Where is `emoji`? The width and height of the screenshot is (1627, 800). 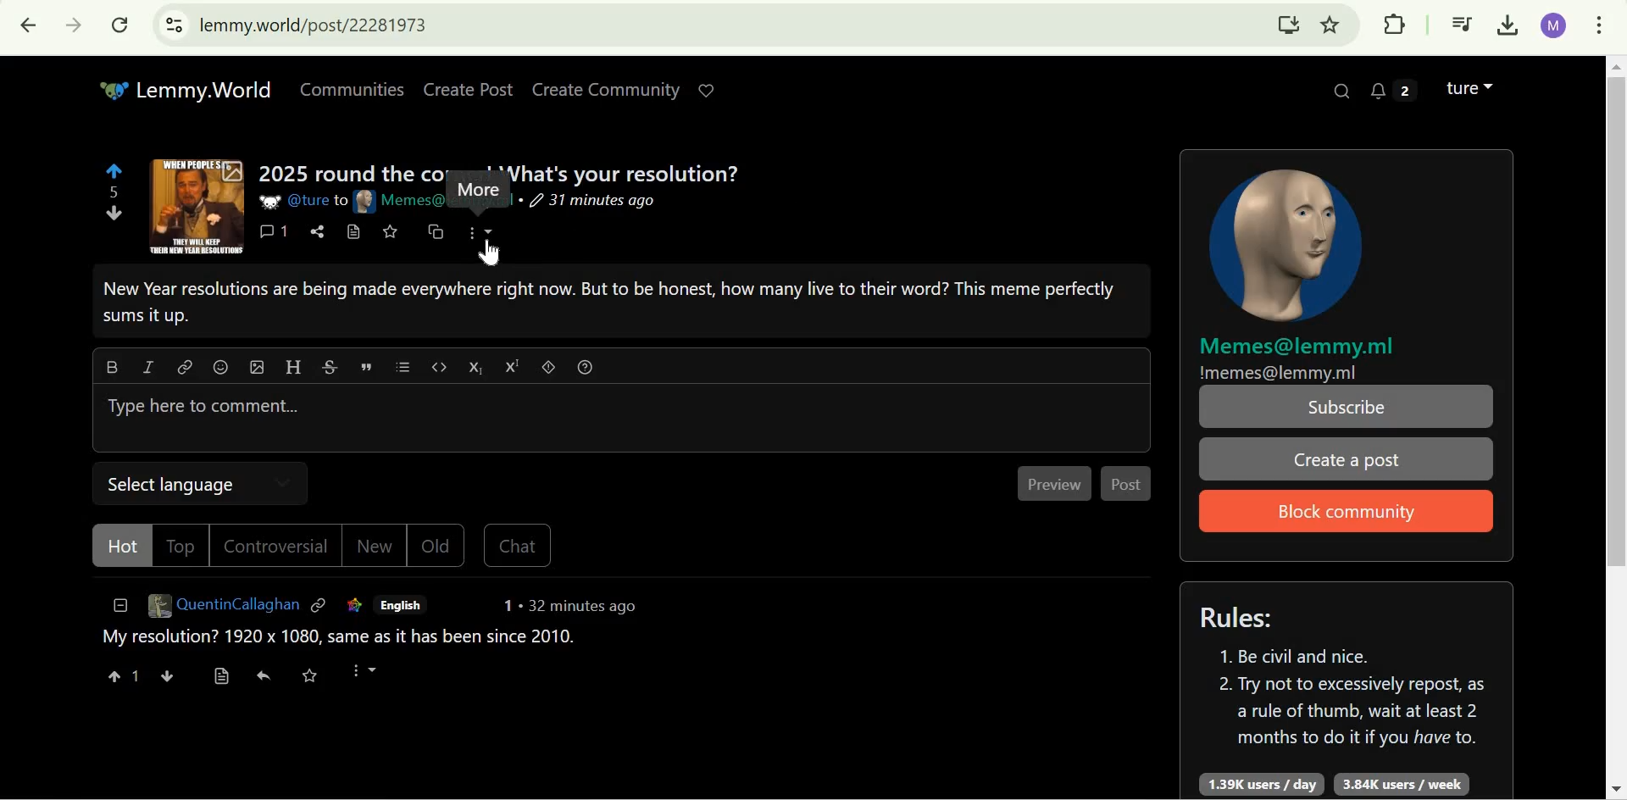
emoji is located at coordinates (221, 364).